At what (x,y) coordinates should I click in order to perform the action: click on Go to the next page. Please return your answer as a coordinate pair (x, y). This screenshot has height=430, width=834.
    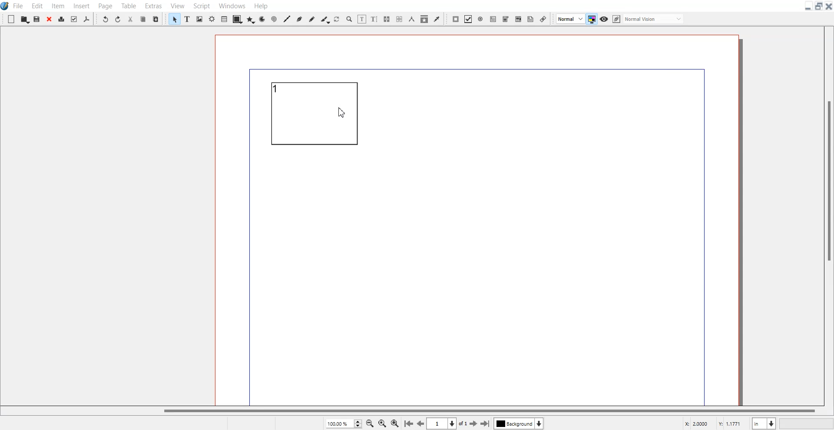
    Looking at the image, I should click on (473, 424).